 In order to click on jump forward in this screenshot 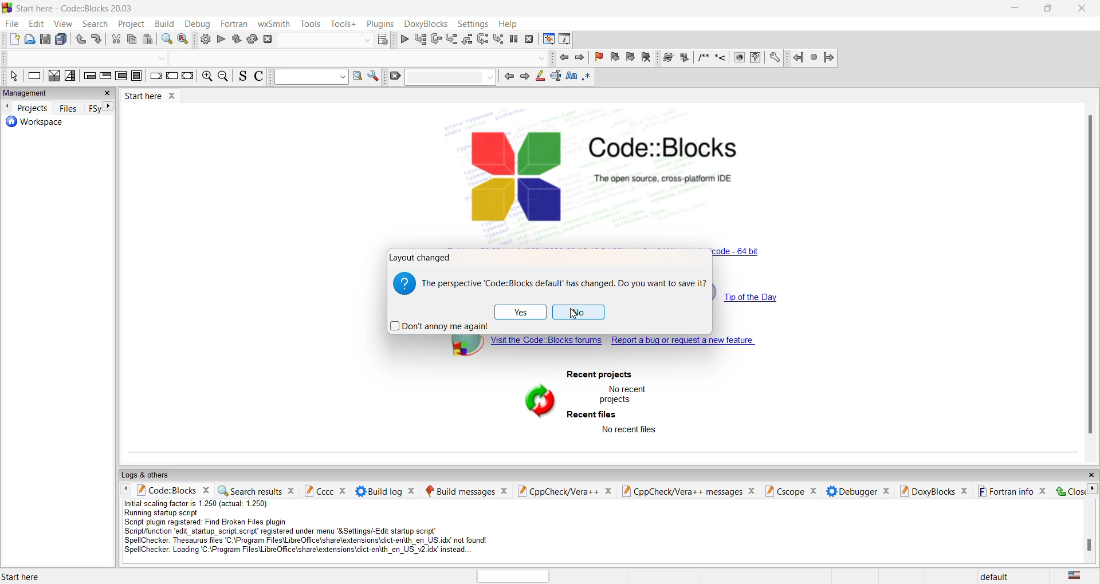, I will do `click(829, 58)`.